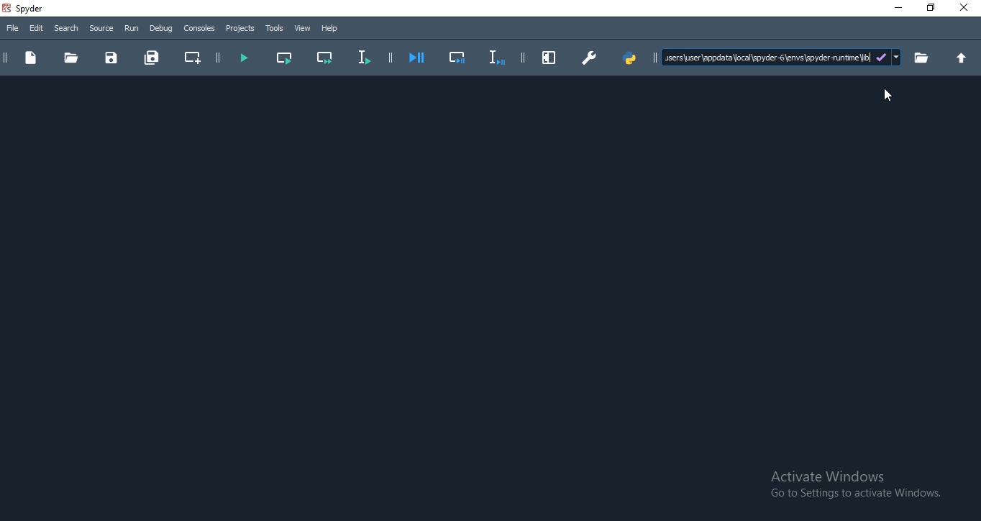 This screenshot has width=981, height=521. I want to click on file, so click(14, 30).